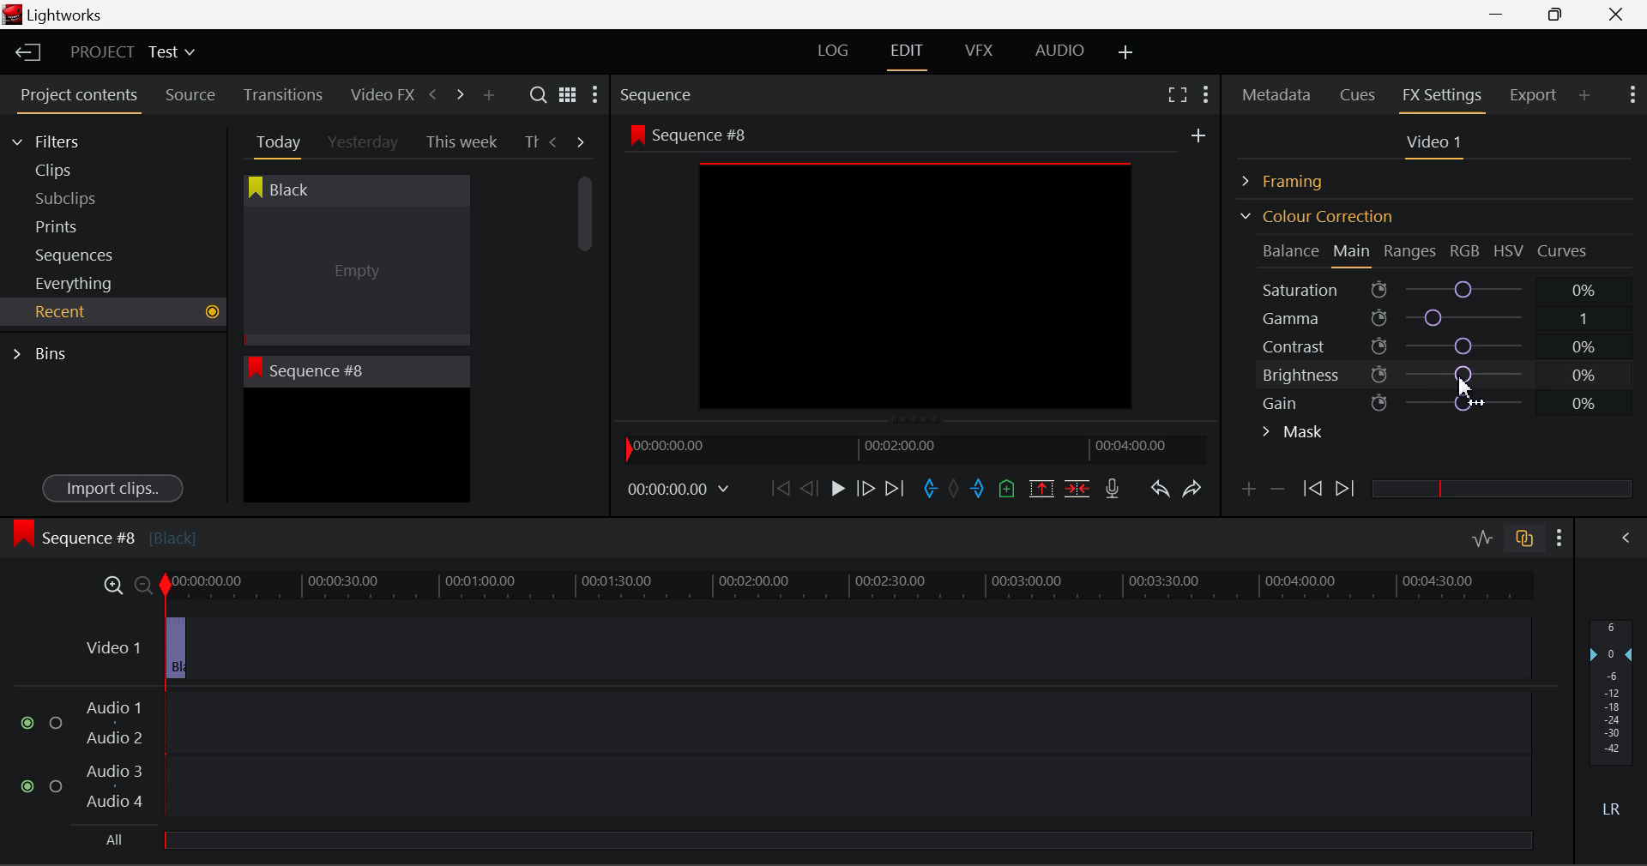  What do you see at coordinates (488, 96) in the screenshot?
I see `Add Panel` at bounding box center [488, 96].